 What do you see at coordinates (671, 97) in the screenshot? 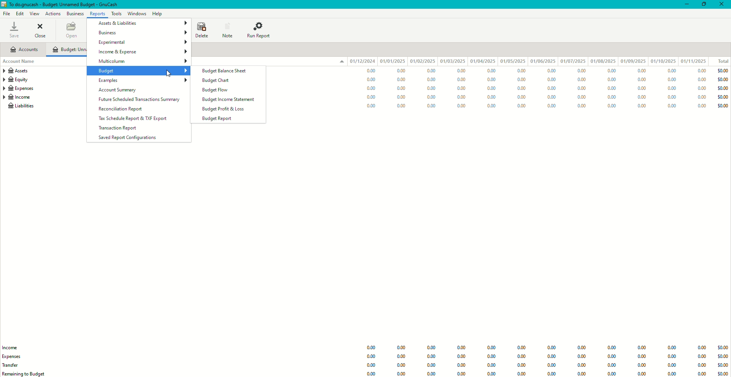
I see `0.00` at bounding box center [671, 97].